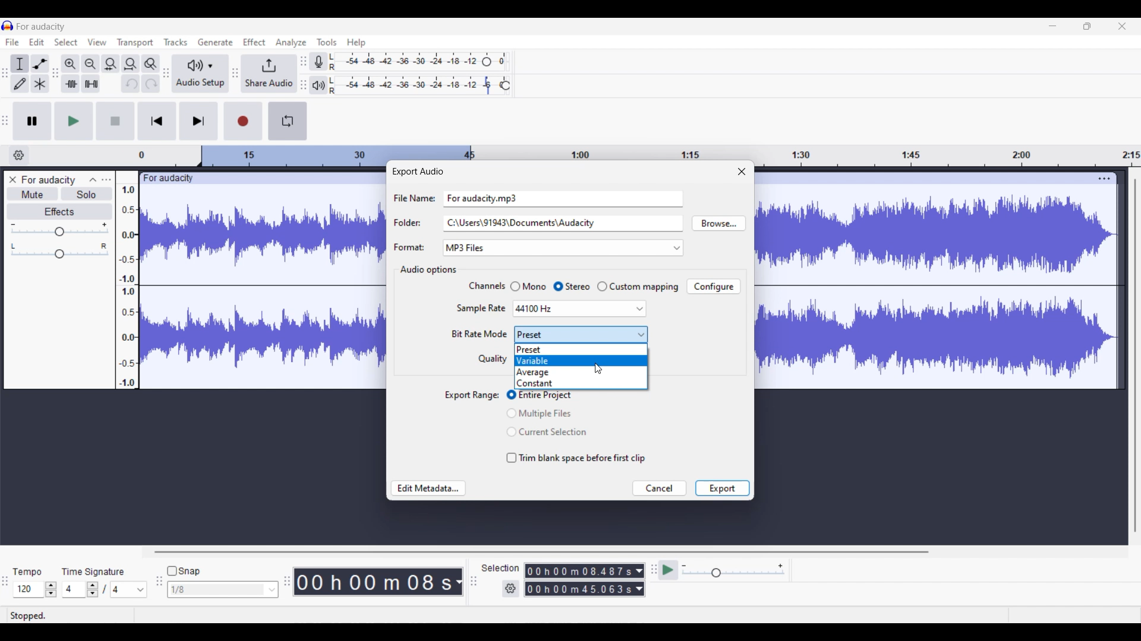  I want to click on Transport menu, so click(135, 43).